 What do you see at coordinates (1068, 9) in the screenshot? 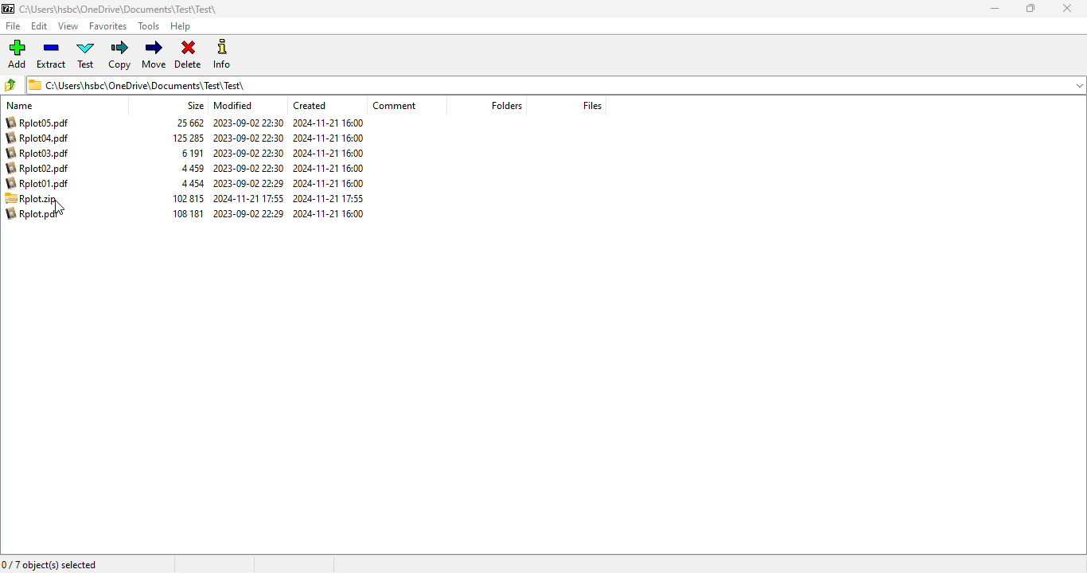
I see `close` at bounding box center [1068, 9].